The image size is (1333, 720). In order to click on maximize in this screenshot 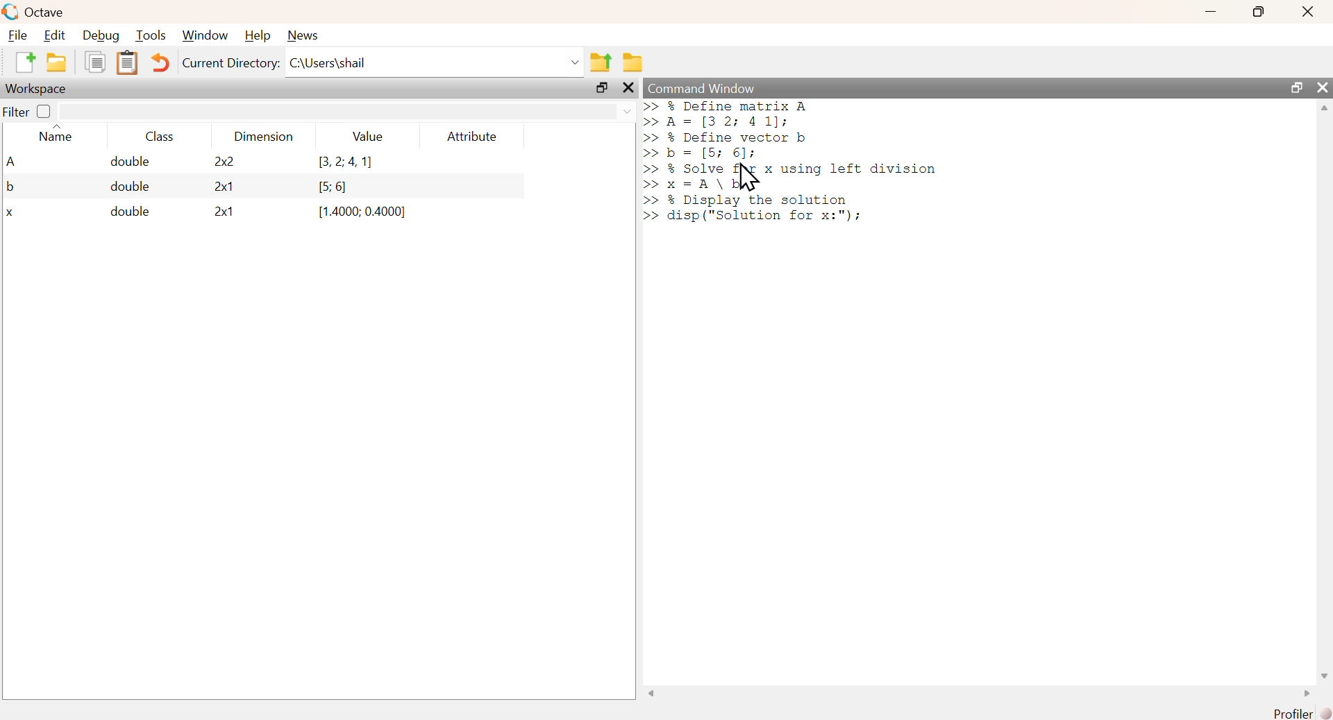, I will do `click(603, 88)`.